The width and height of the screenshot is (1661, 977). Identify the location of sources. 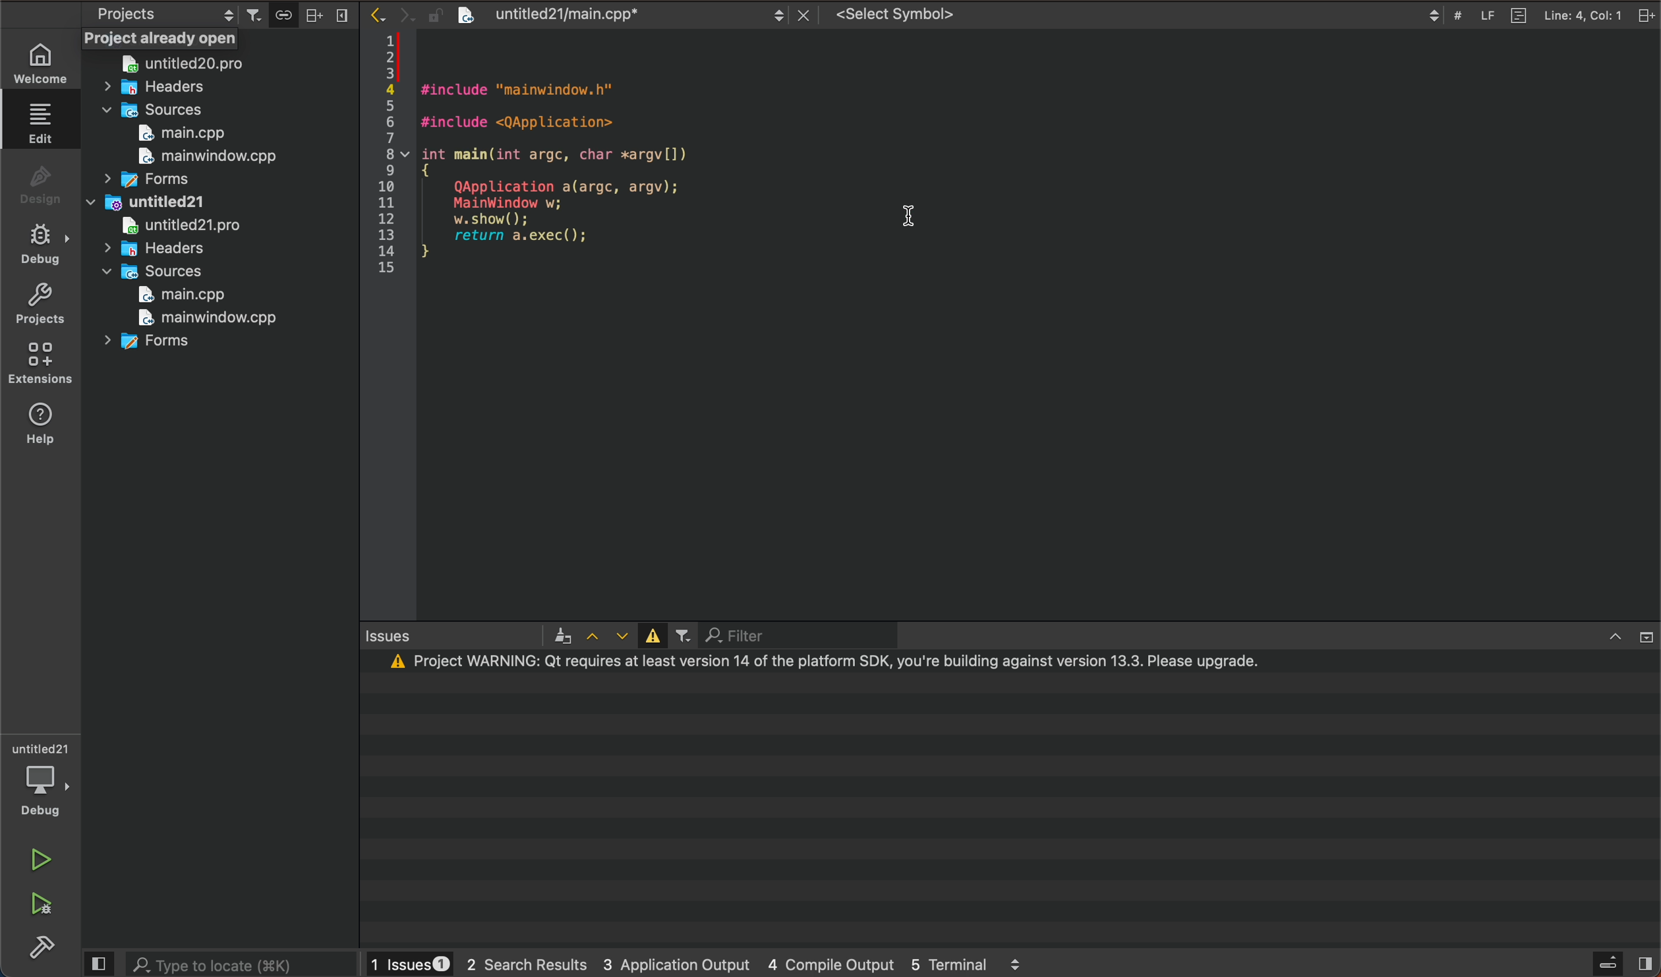
(150, 110).